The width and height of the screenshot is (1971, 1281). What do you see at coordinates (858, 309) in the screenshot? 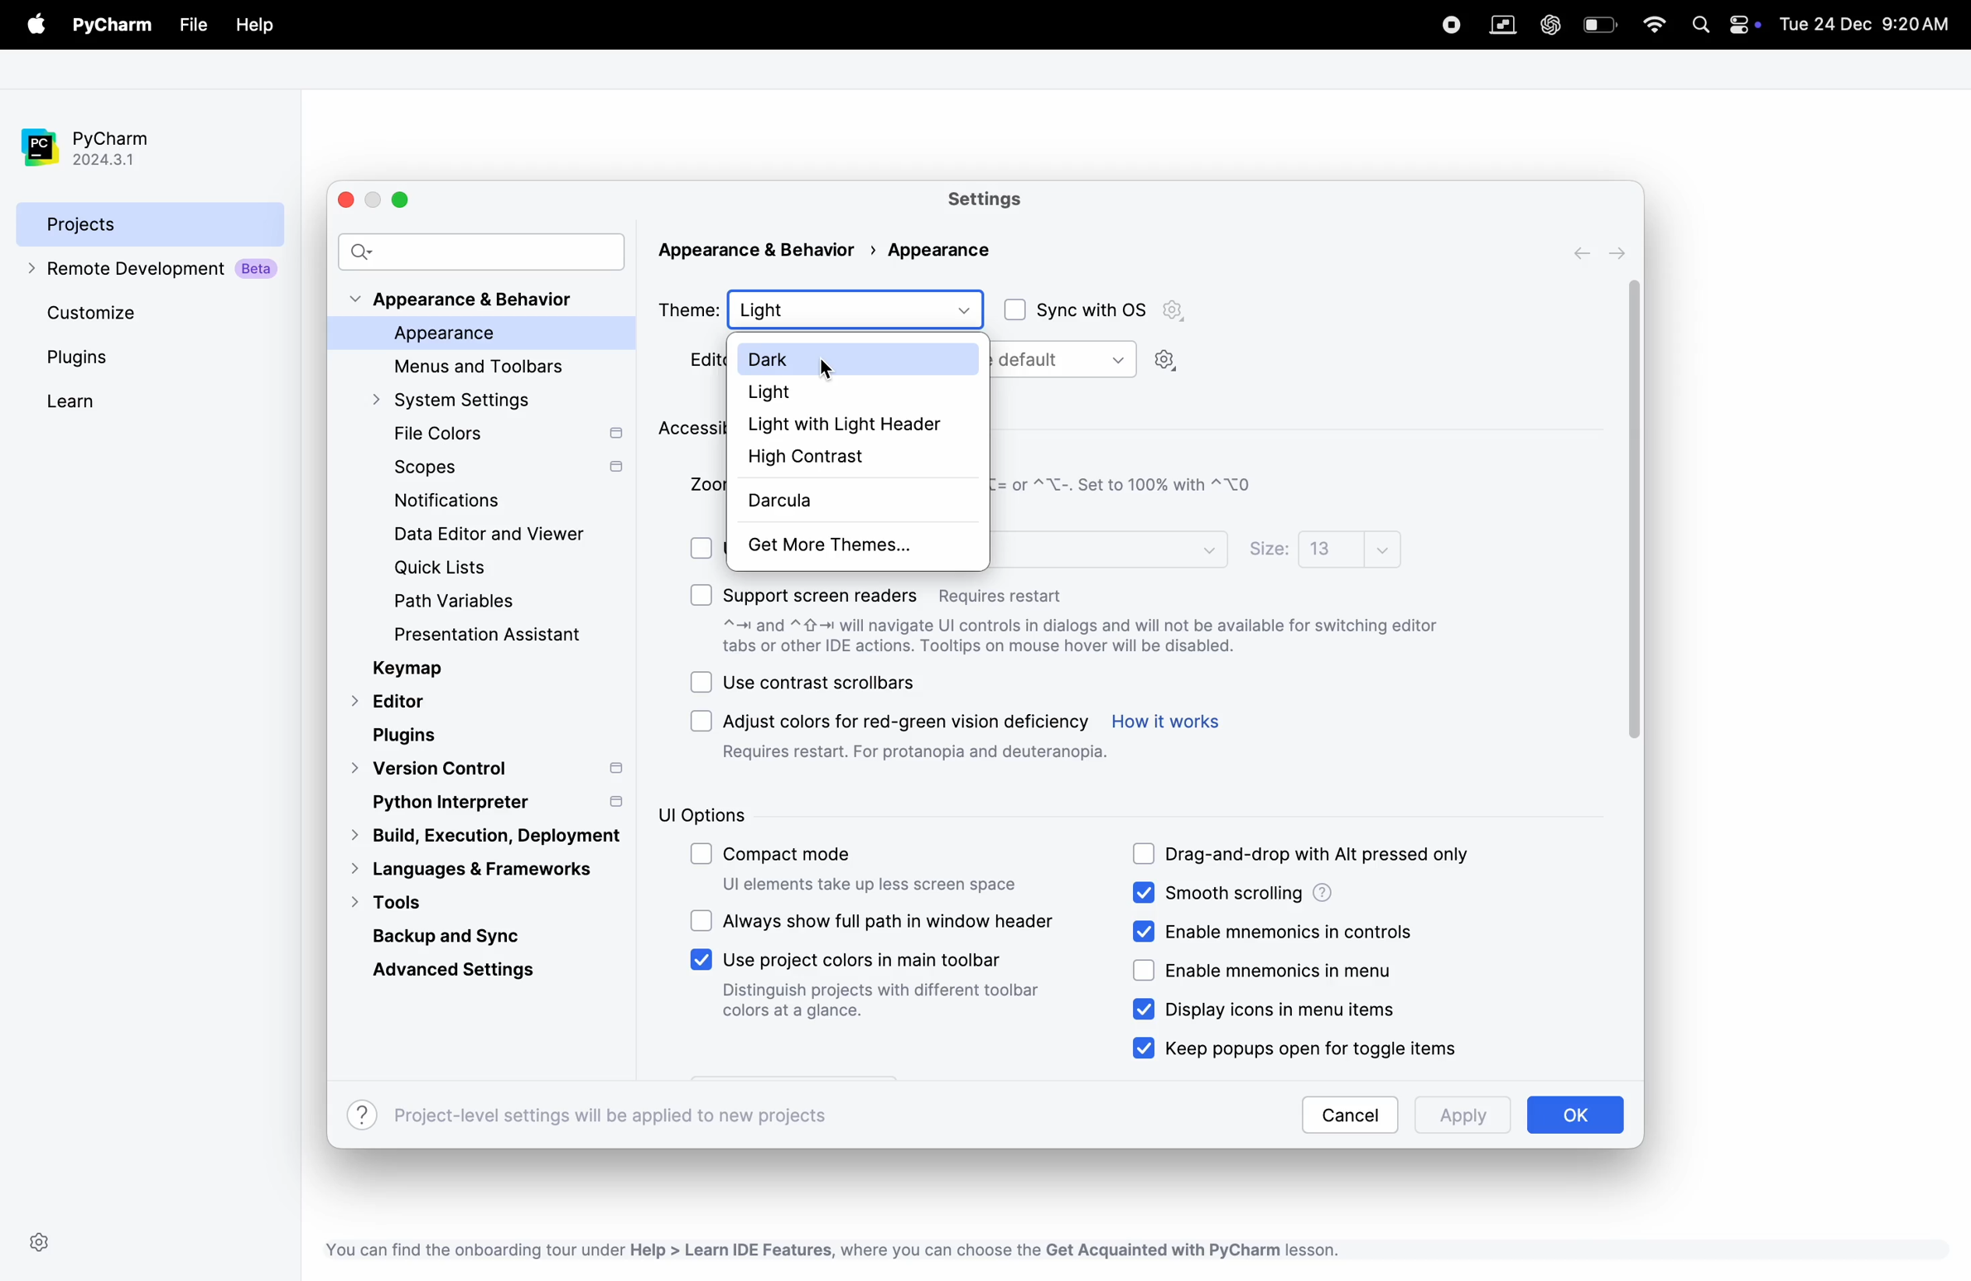
I see `light` at bounding box center [858, 309].